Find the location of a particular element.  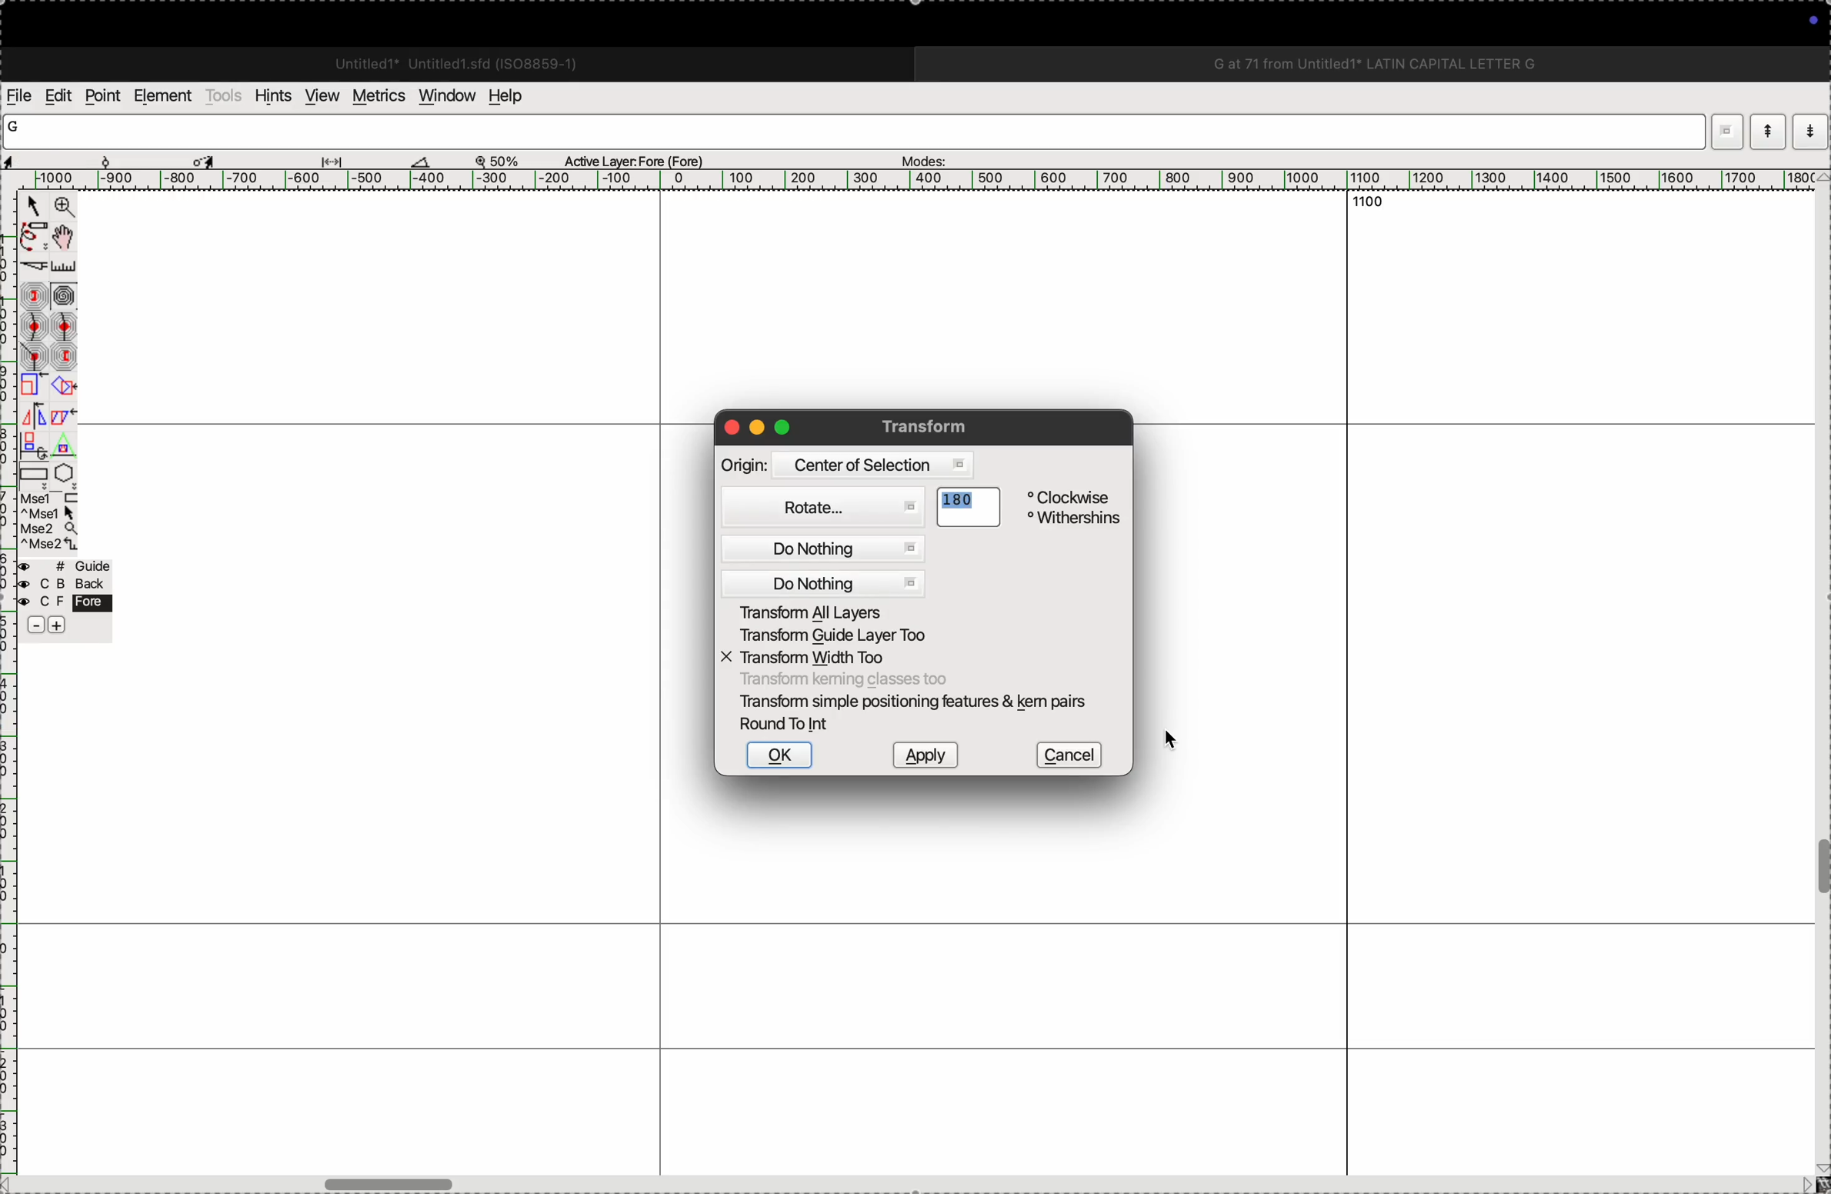

apply is located at coordinates (924, 753).